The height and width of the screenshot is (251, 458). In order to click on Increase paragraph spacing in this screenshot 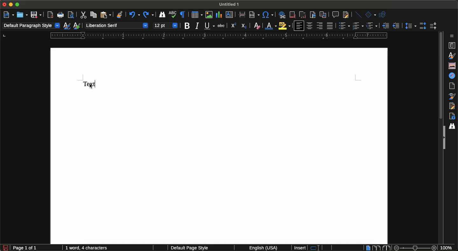, I will do `click(423, 25)`.